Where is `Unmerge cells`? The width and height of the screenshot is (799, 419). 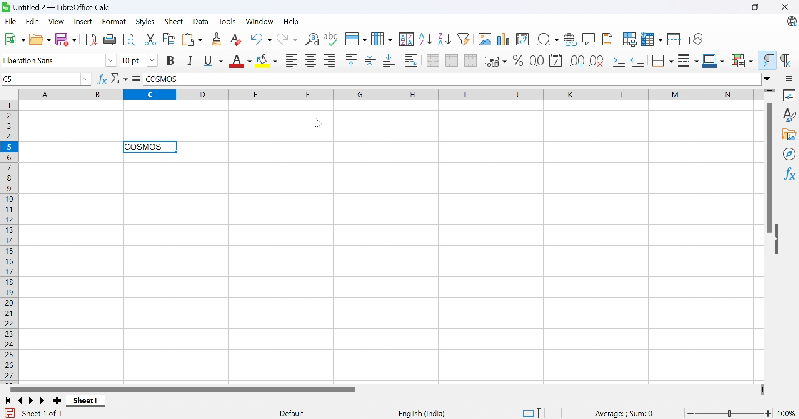
Unmerge cells is located at coordinates (472, 61).